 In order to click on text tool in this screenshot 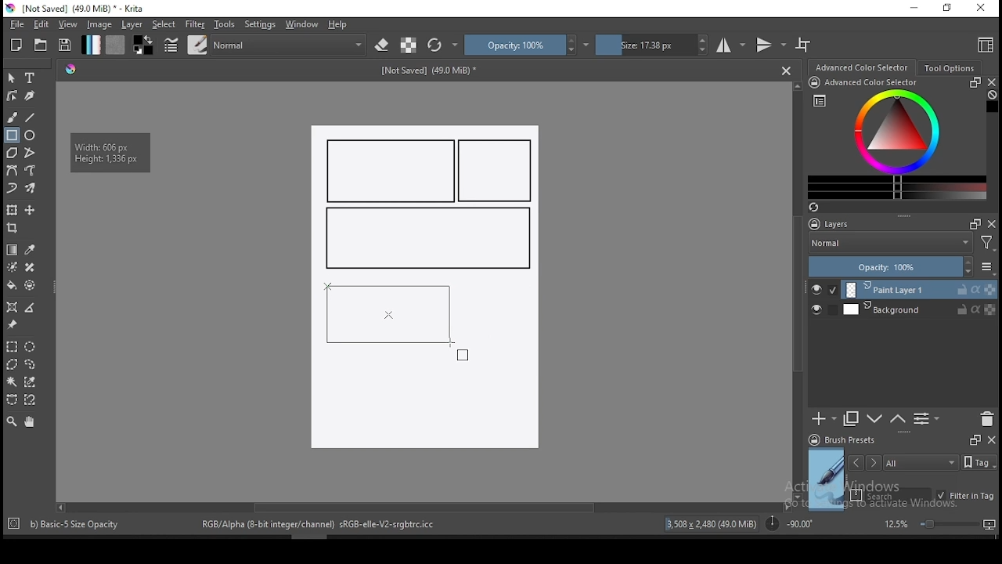, I will do `click(31, 78)`.